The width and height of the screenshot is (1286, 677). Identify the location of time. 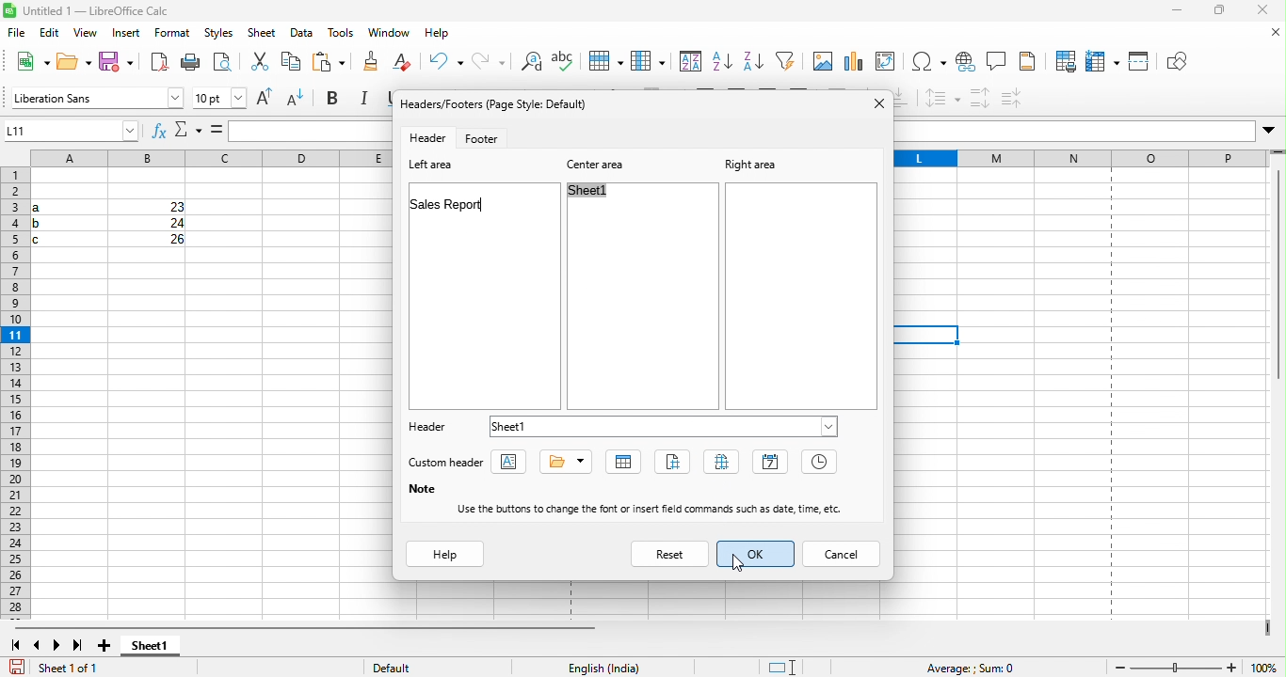
(819, 462).